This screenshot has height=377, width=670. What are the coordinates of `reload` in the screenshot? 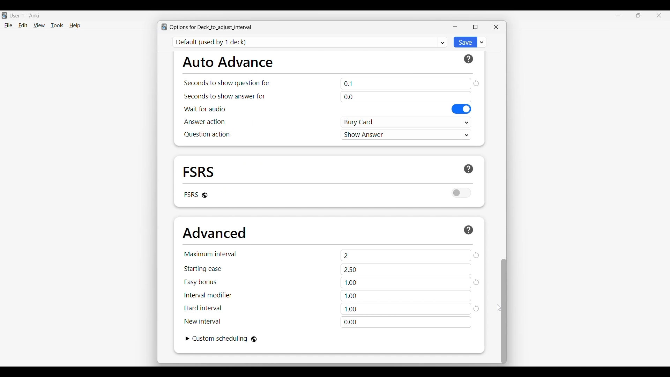 It's located at (476, 255).